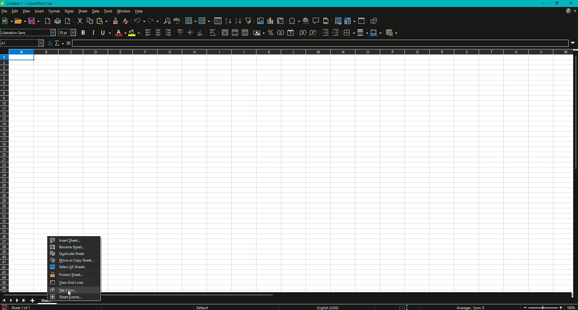 The width and height of the screenshot is (578, 310). I want to click on Help, so click(139, 11).